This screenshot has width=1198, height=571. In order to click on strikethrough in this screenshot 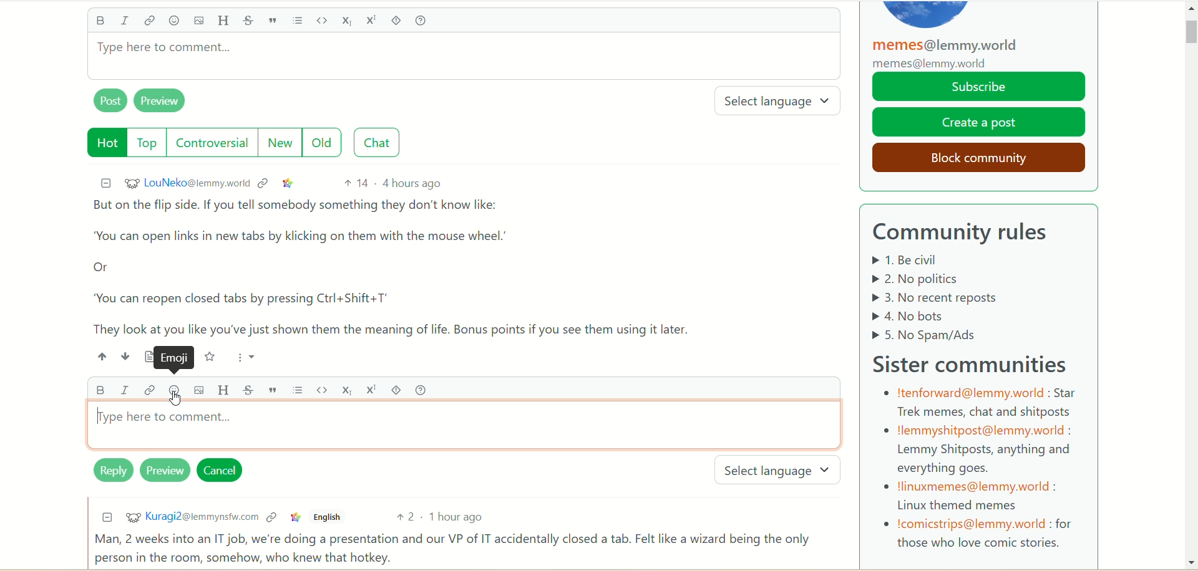, I will do `click(248, 21)`.